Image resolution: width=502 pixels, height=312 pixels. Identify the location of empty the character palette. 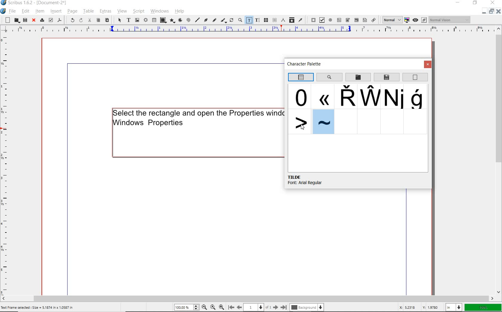
(415, 77).